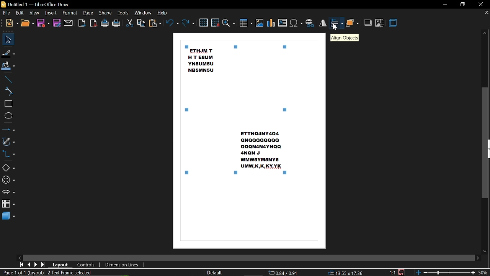 This screenshot has width=490, height=276. Describe the element at coordinates (260, 23) in the screenshot. I see `insert image` at that location.